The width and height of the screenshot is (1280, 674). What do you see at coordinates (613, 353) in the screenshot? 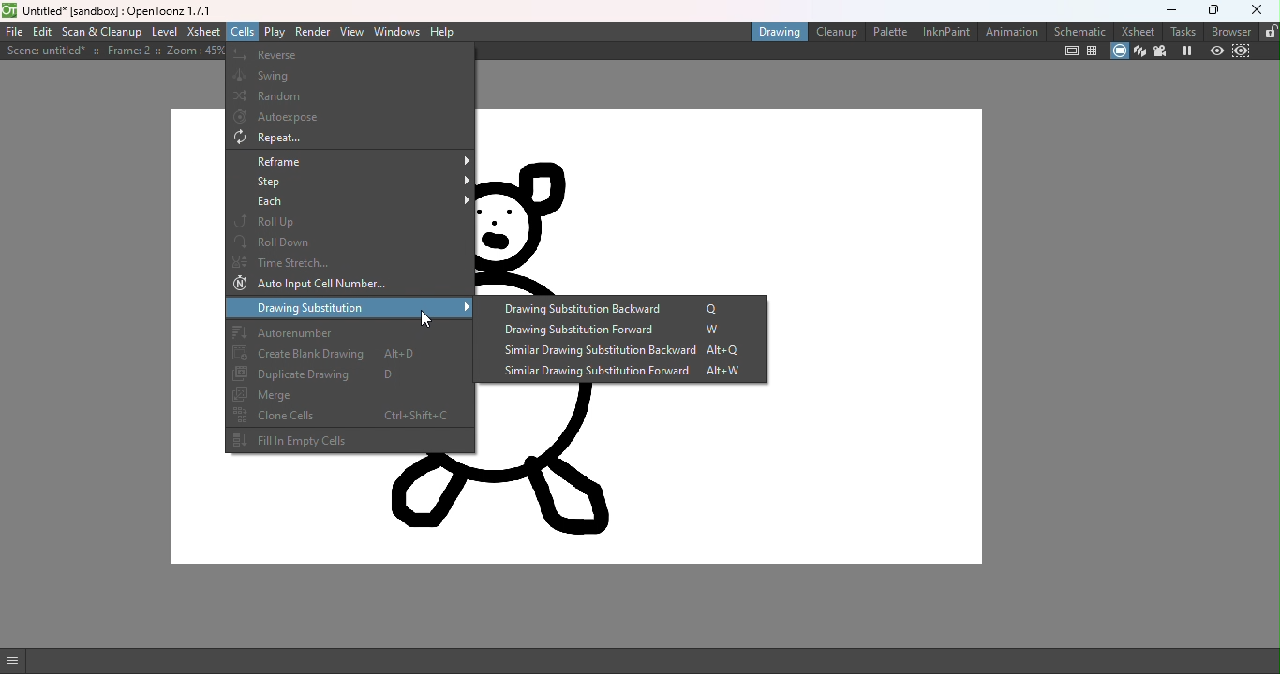
I see `Similar drawing substitution backward` at bounding box center [613, 353].